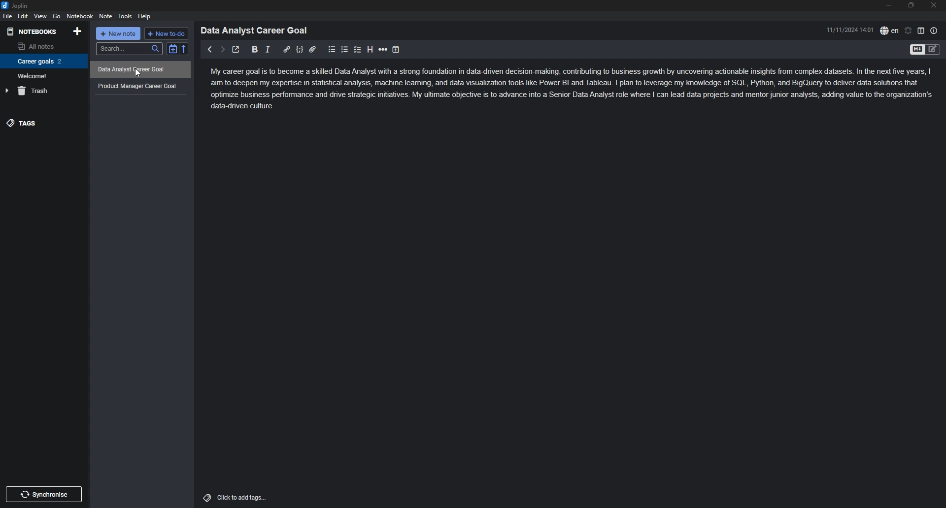 This screenshot has height=508, width=946. I want to click on Toggle Editor, so click(933, 50).